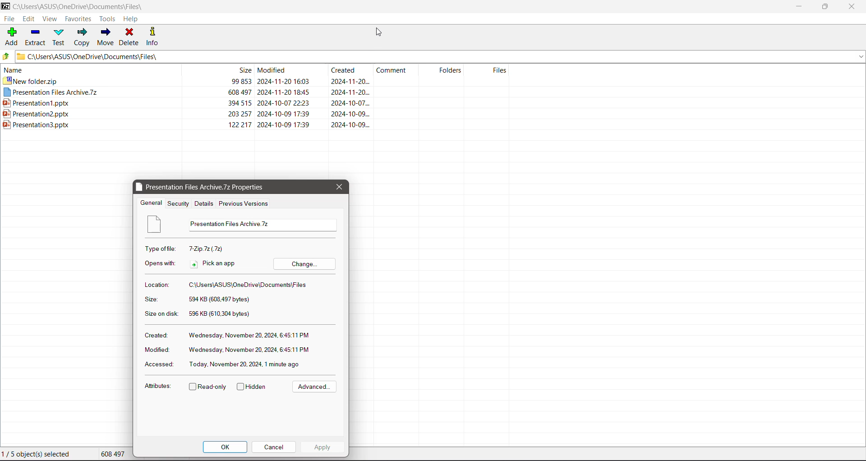  Describe the element at coordinates (157, 225) in the screenshot. I see `Archive File Icon` at that location.